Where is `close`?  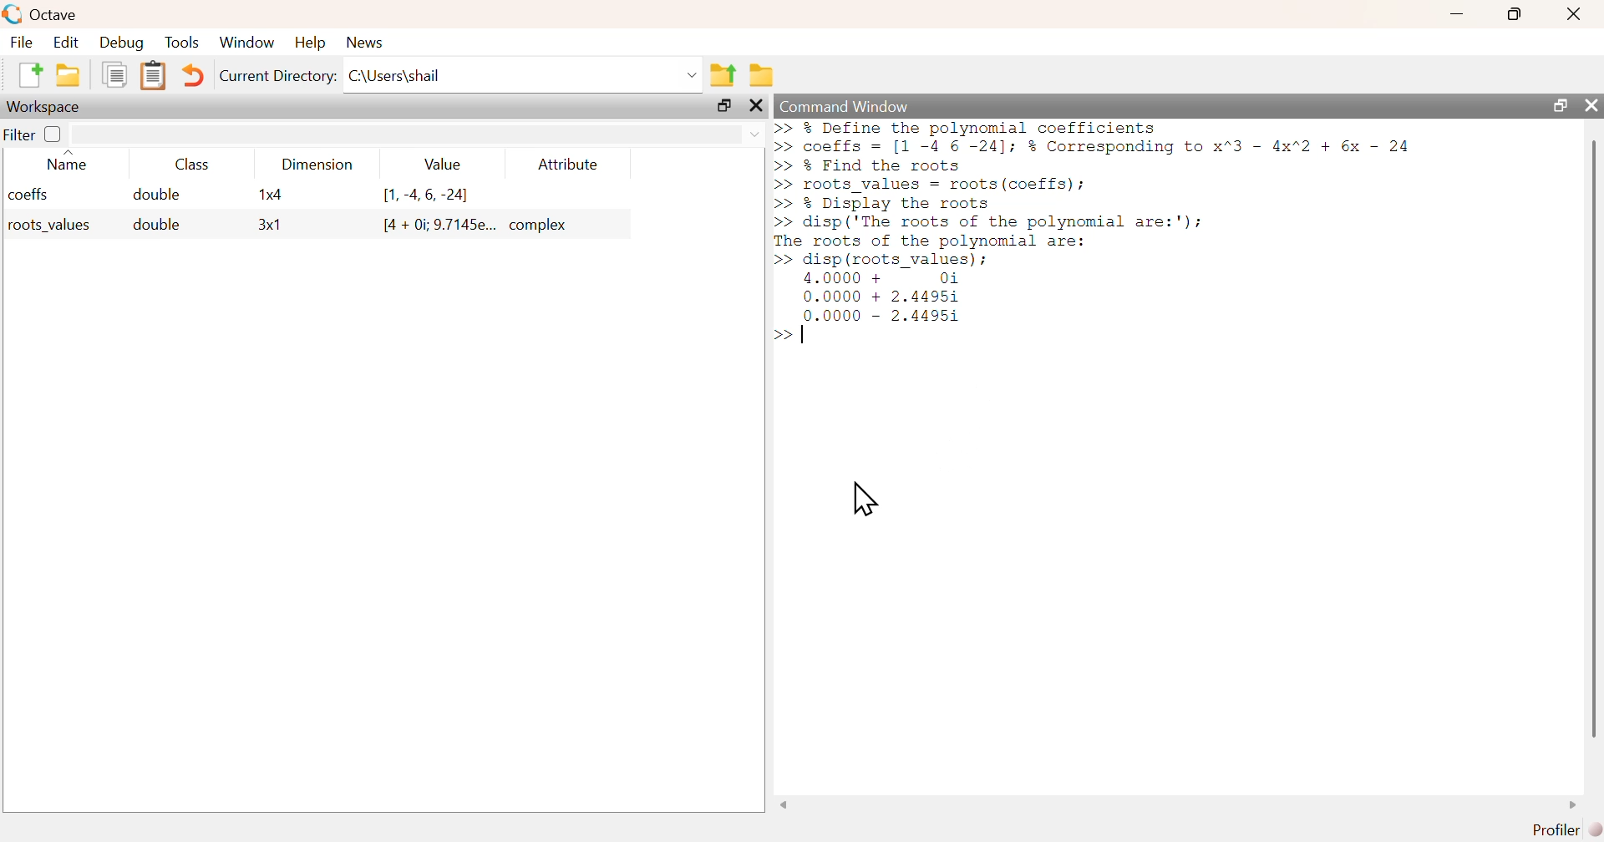 close is located at coordinates (1573, 14).